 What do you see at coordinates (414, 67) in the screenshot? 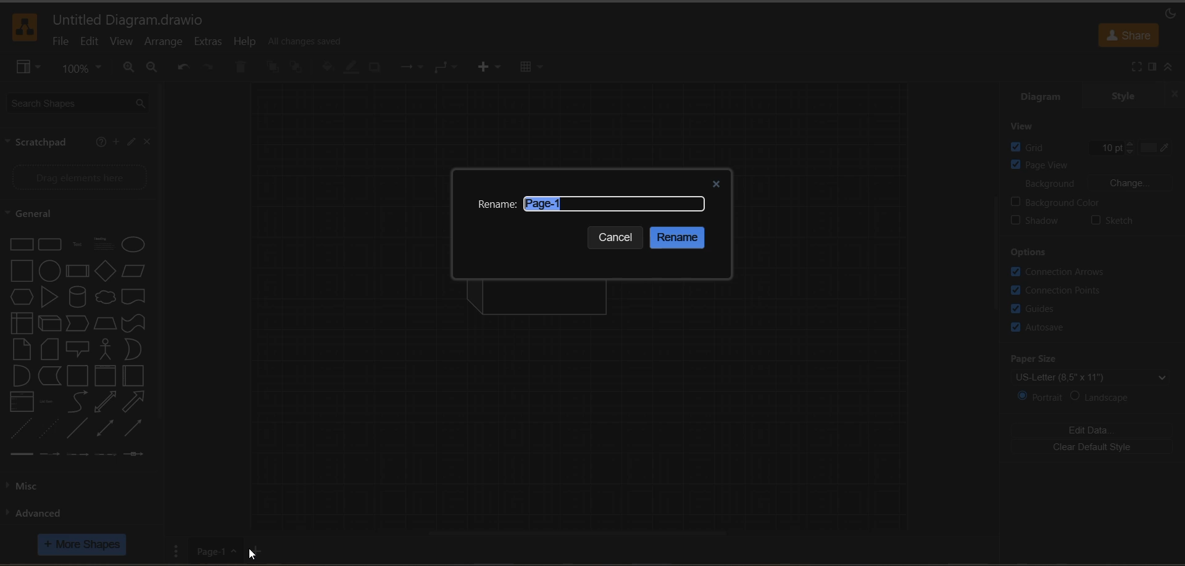
I see `connections` at bounding box center [414, 67].